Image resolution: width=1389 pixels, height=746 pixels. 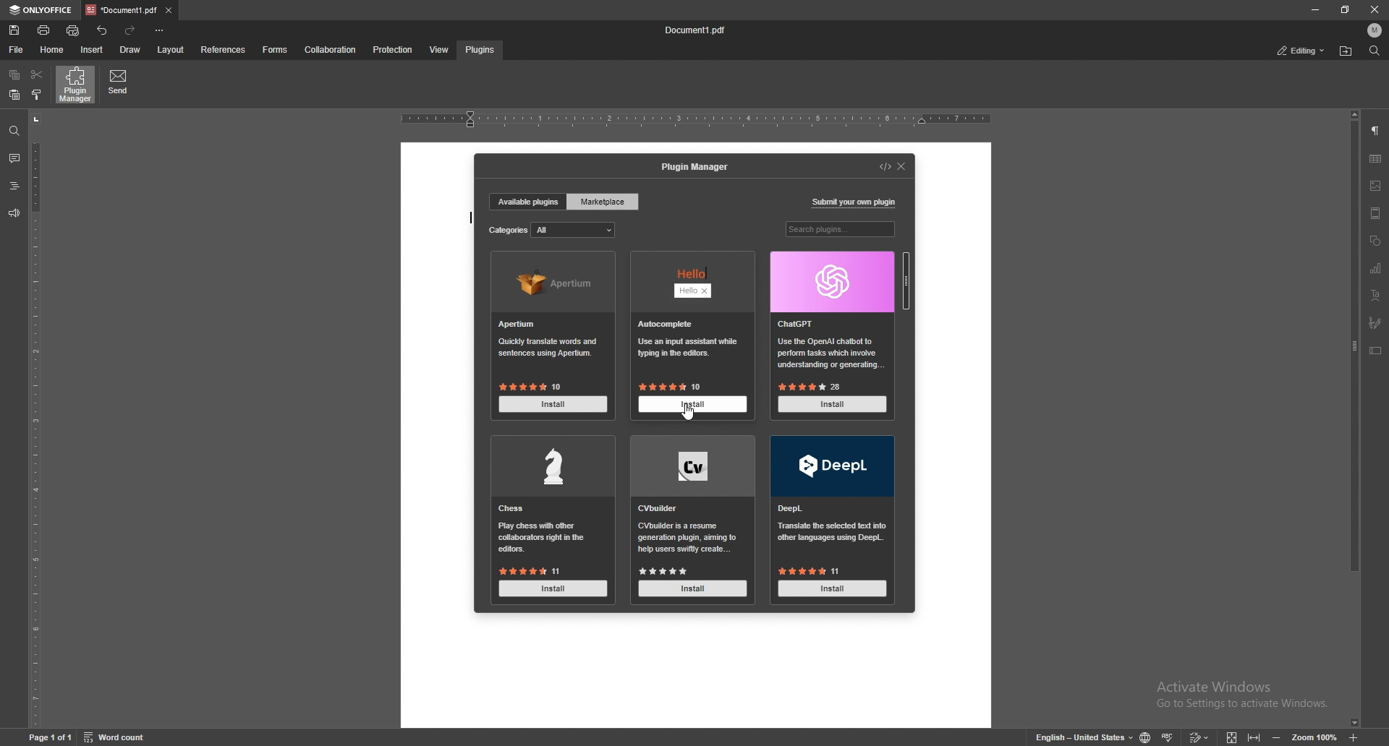 I want to click on install, so click(x=833, y=589).